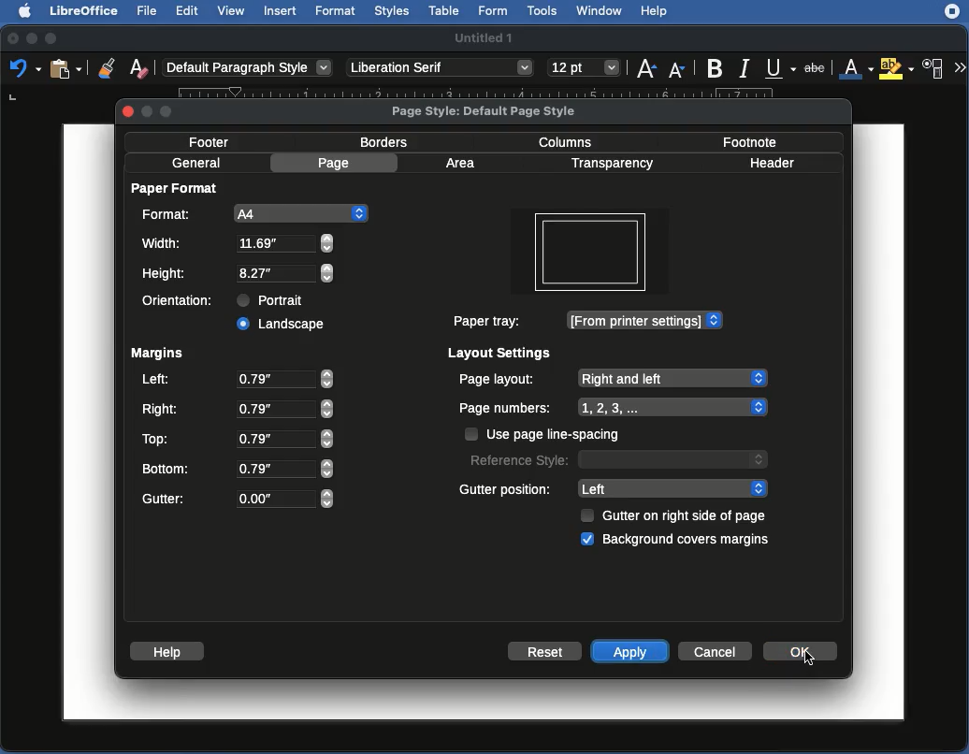 The image size is (969, 754). Describe the element at coordinates (800, 649) in the screenshot. I see `Click ok` at that location.